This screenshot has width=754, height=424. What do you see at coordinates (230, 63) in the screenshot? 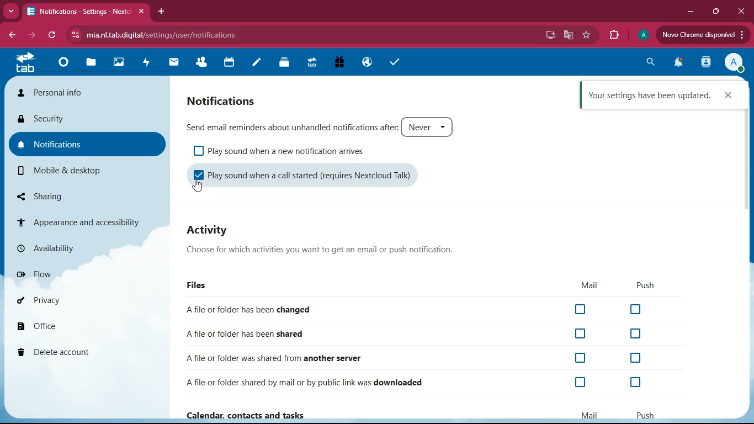
I see `calendar` at bounding box center [230, 63].